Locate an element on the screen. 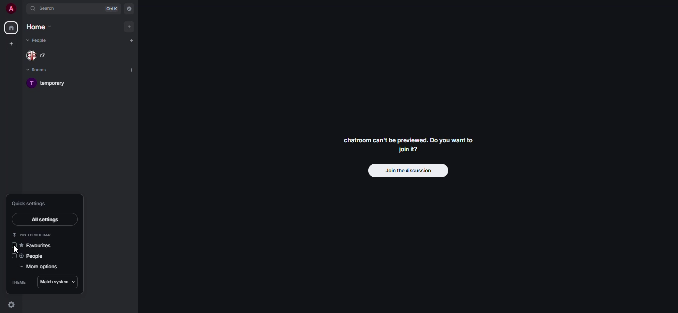 This screenshot has width=678, height=313. people is located at coordinates (41, 55).